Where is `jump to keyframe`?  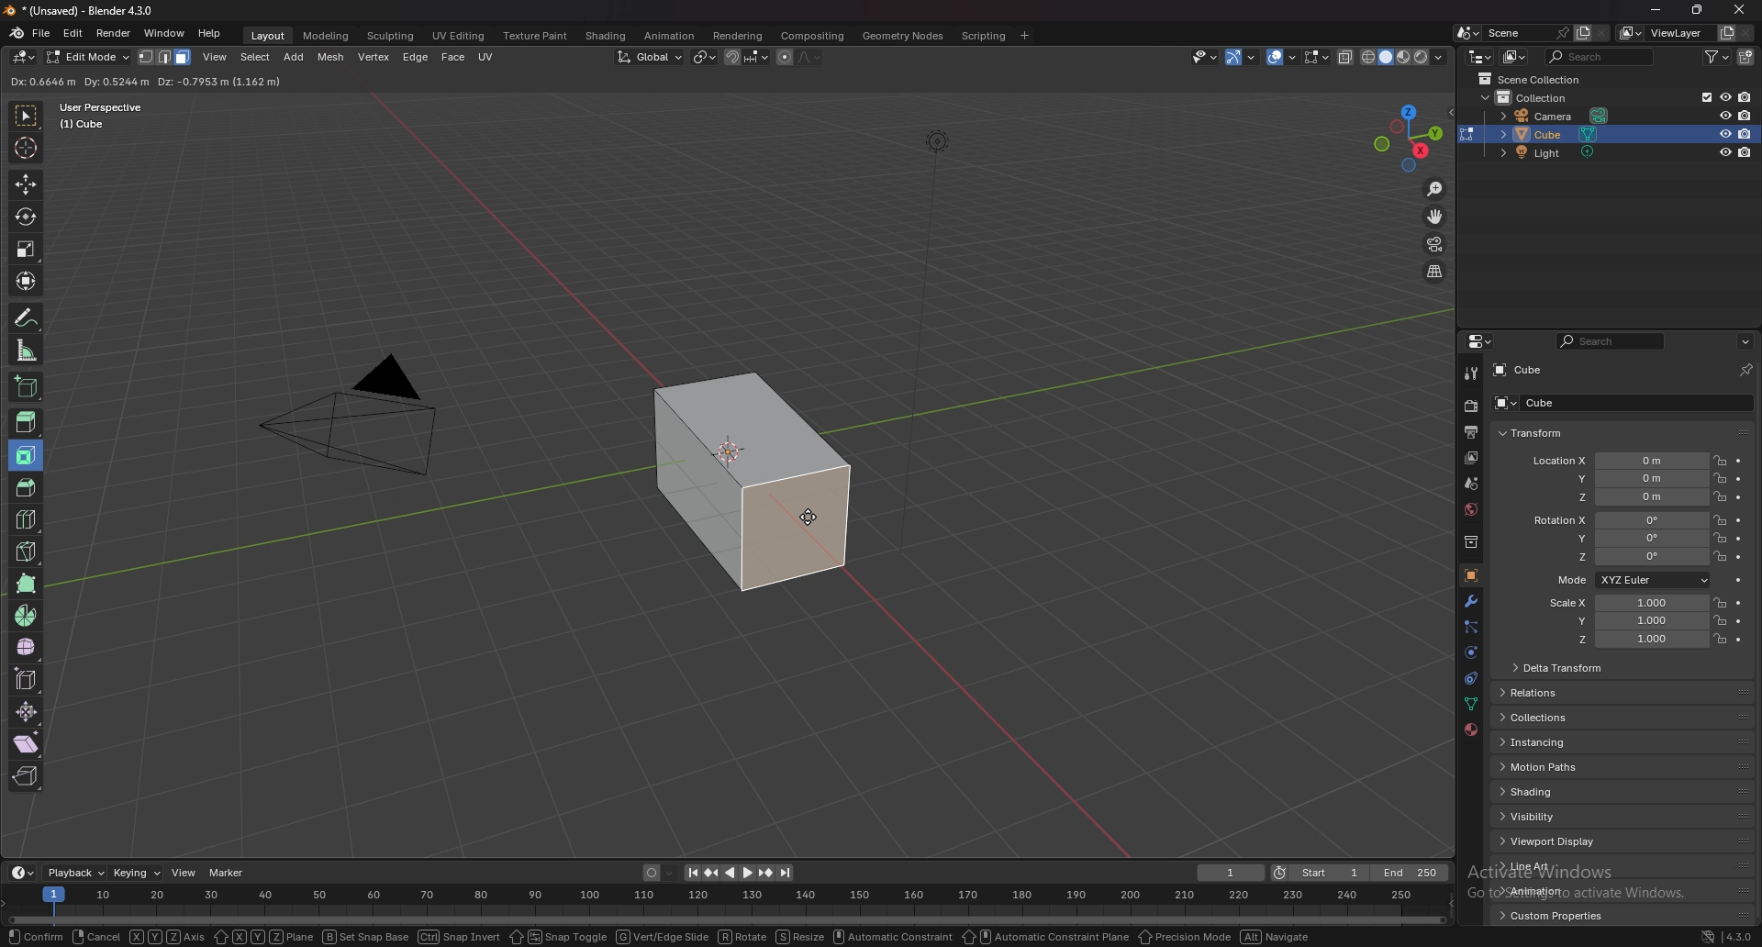 jump to keyframe is located at coordinates (766, 873).